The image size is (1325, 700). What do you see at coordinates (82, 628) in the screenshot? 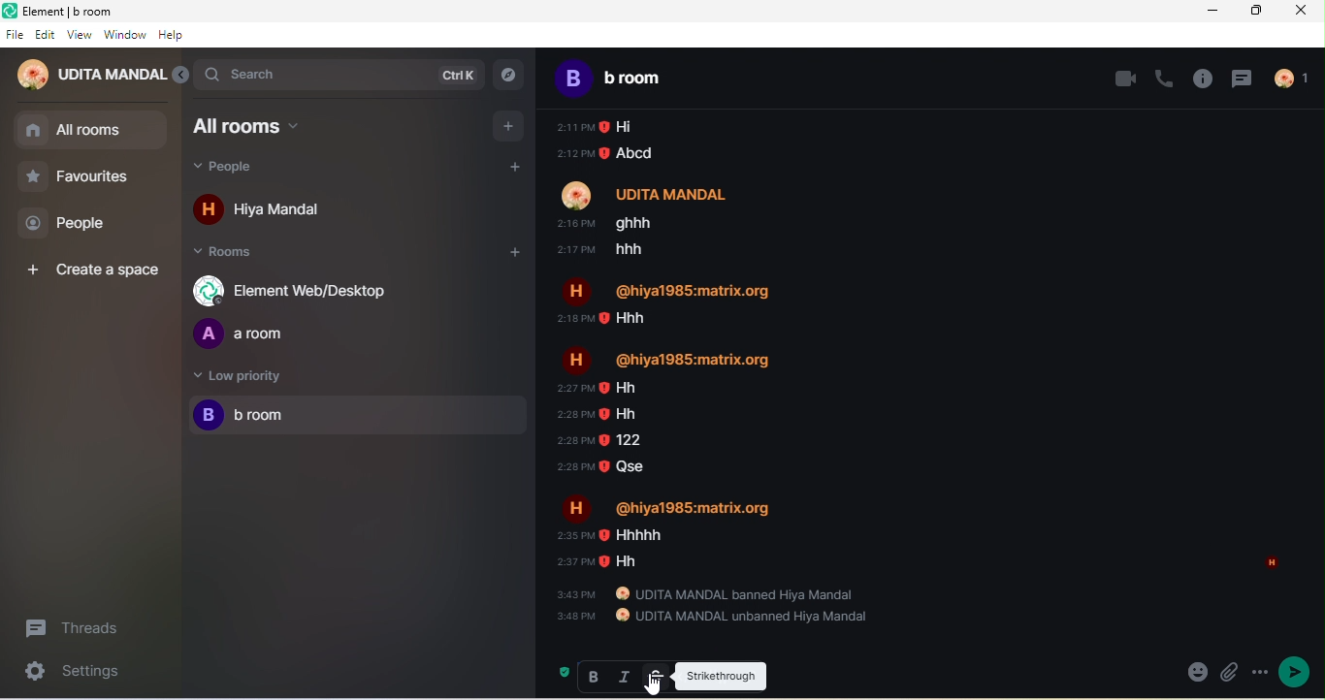
I see `threads` at bounding box center [82, 628].